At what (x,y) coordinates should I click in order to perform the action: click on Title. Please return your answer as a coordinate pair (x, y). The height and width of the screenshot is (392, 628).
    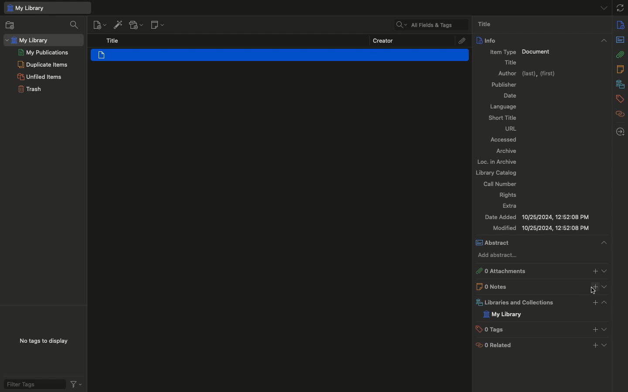
    Looking at the image, I should click on (113, 41).